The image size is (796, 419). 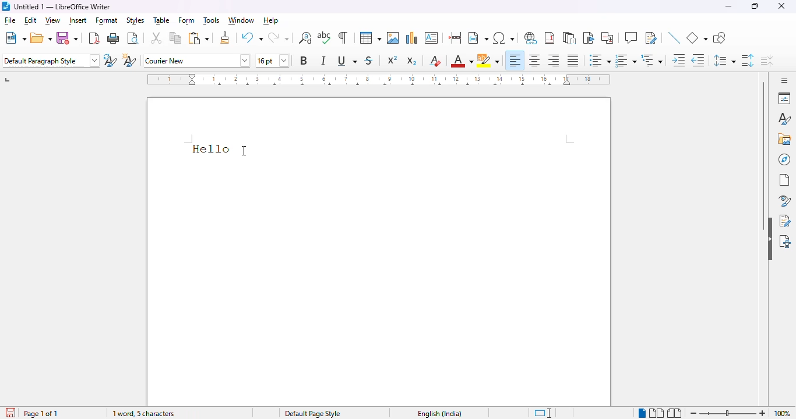 I want to click on print, so click(x=114, y=38).